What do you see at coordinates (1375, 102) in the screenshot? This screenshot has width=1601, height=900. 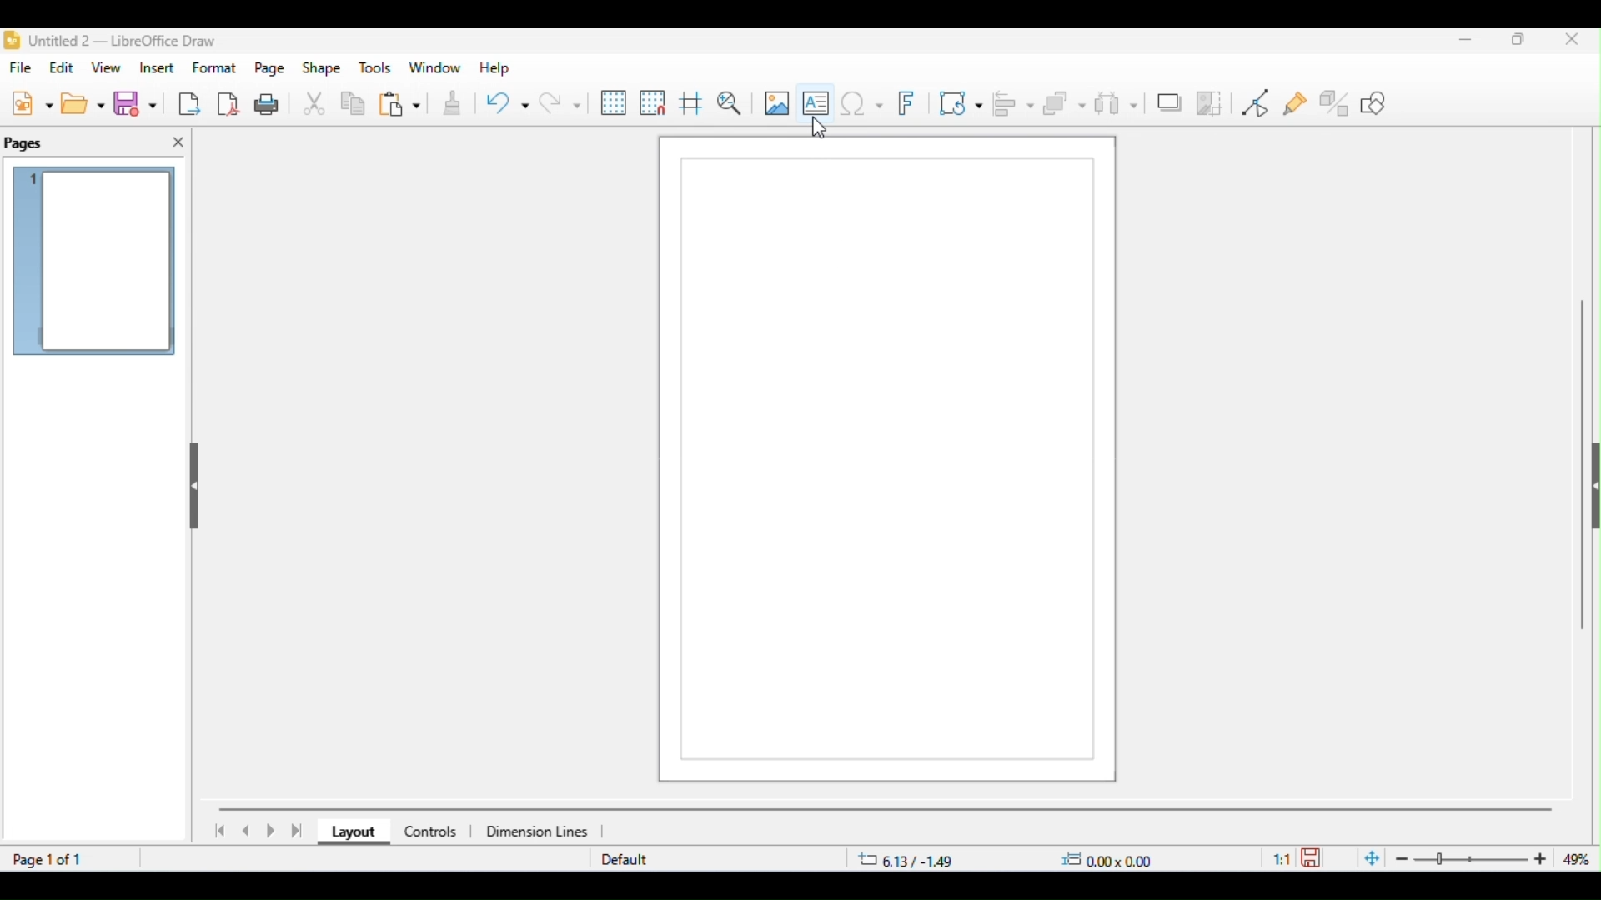 I see `how draw functions` at bounding box center [1375, 102].